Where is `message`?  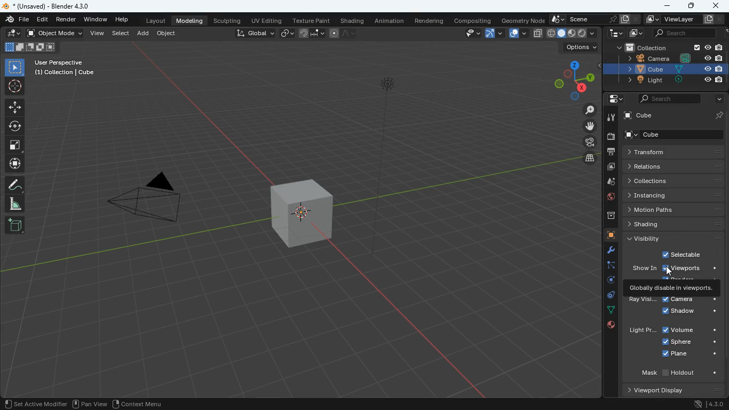 message is located at coordinates (672, 288).